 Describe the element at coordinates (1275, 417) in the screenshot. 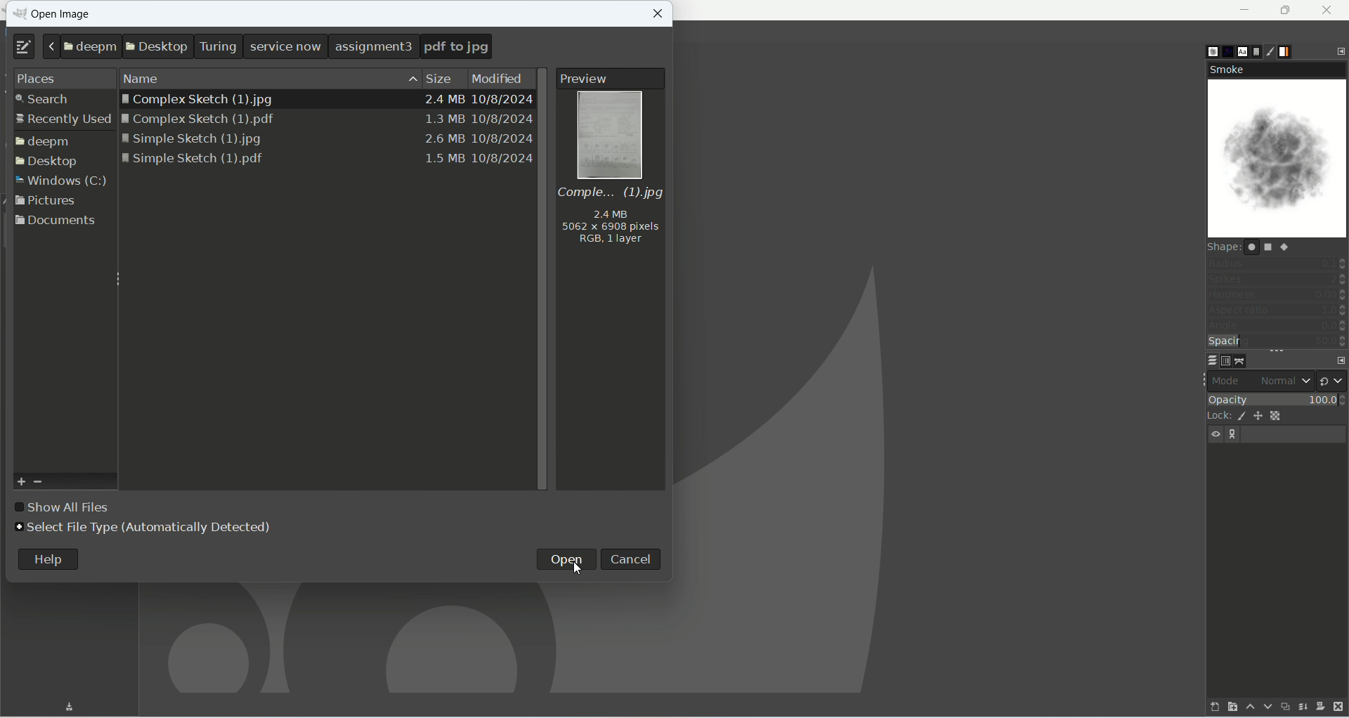

I see `lock alpha channel` at that location.